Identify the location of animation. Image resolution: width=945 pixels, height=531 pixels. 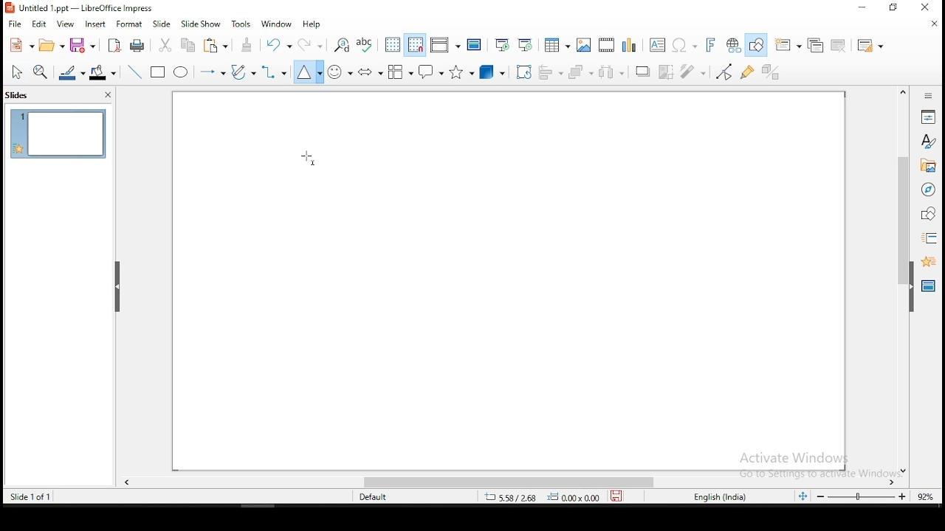
(927, 262).